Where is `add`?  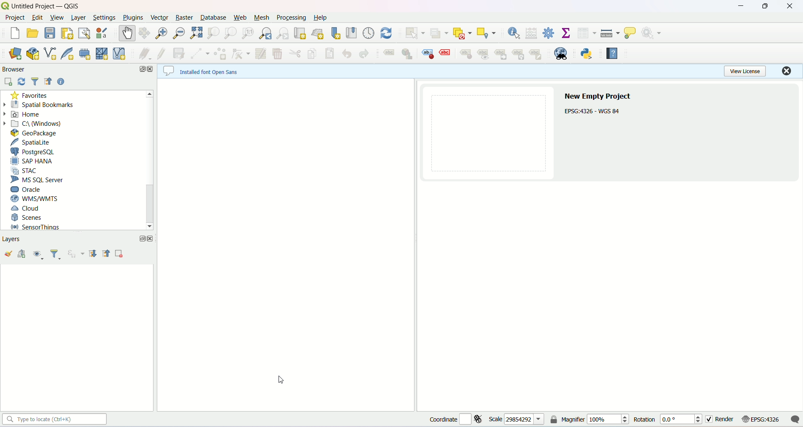 add is located at coordinates (8, 81).